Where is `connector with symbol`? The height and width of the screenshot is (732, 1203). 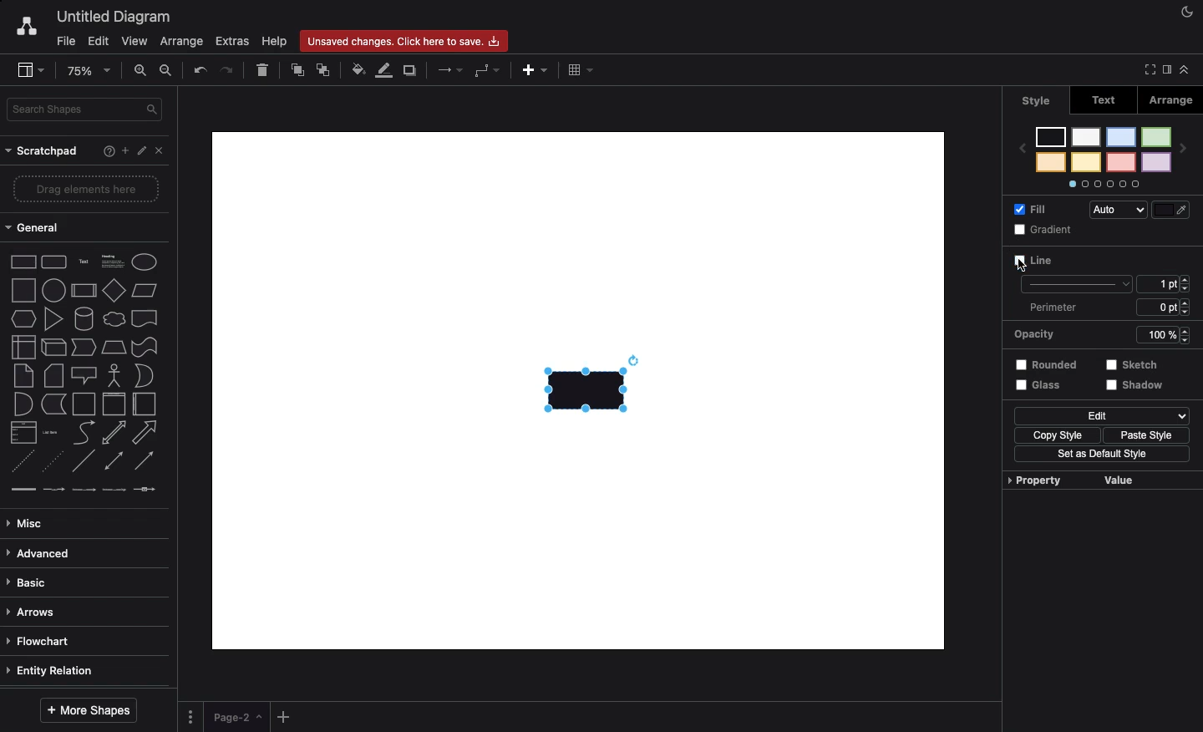
connector with symbol is located at coordinates (147, 491).